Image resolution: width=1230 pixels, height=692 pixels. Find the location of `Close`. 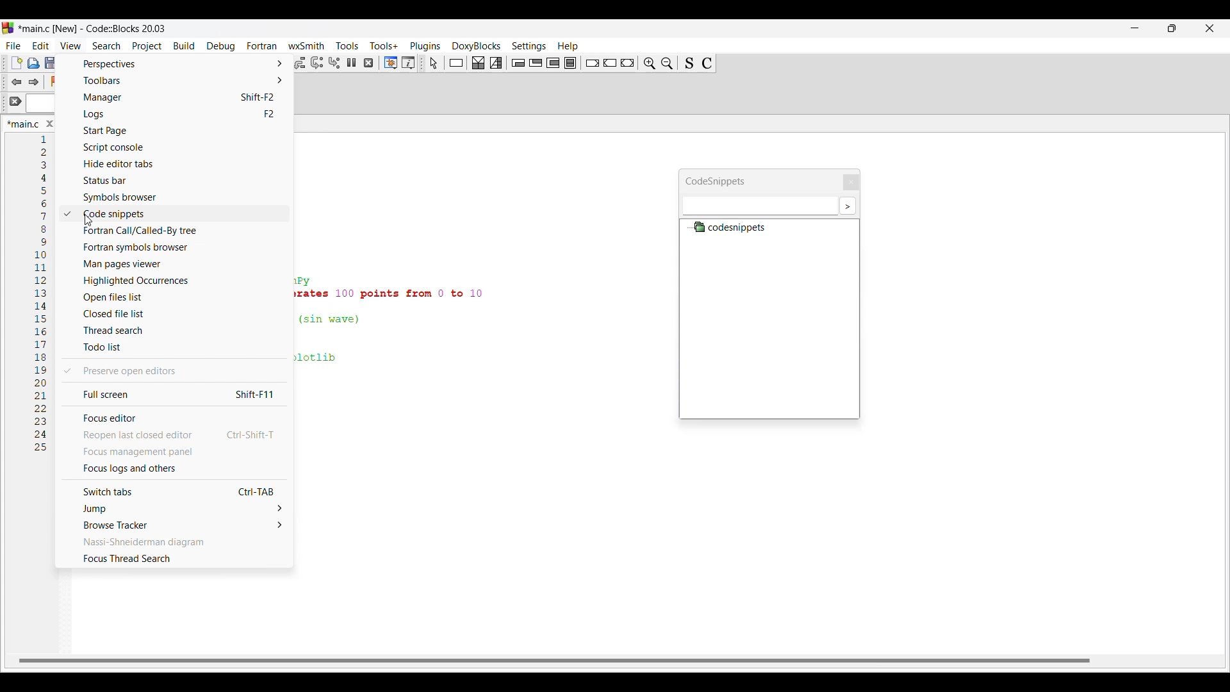

Close is located at coordinates (848, 179).